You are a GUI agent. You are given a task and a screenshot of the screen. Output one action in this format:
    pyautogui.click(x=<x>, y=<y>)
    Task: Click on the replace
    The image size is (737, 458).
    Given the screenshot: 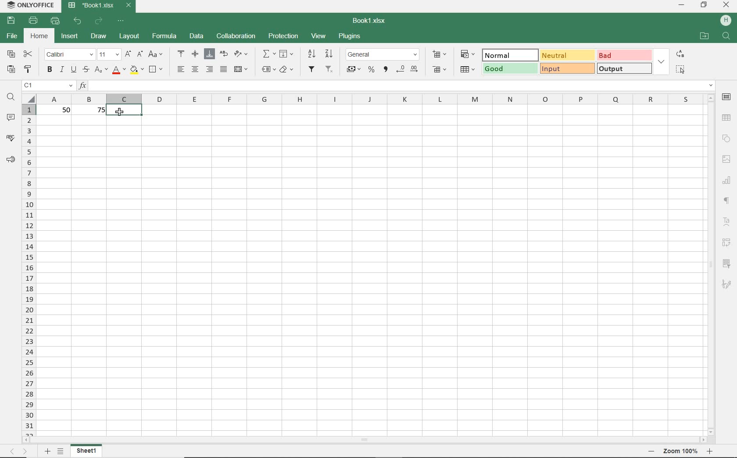 What is the action you would take?
    pyautogui.click(x=680, y=55)
    